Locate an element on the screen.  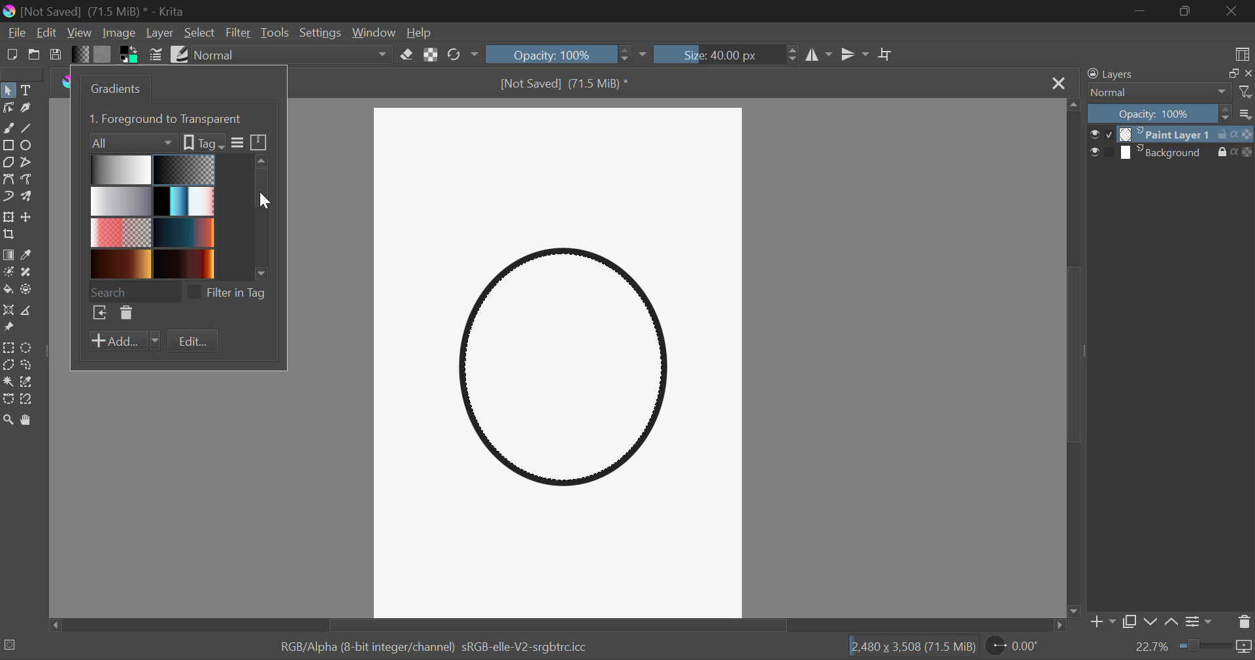
[Not Saved] (71.5 MiB) * is located at coordinates (564, 84).